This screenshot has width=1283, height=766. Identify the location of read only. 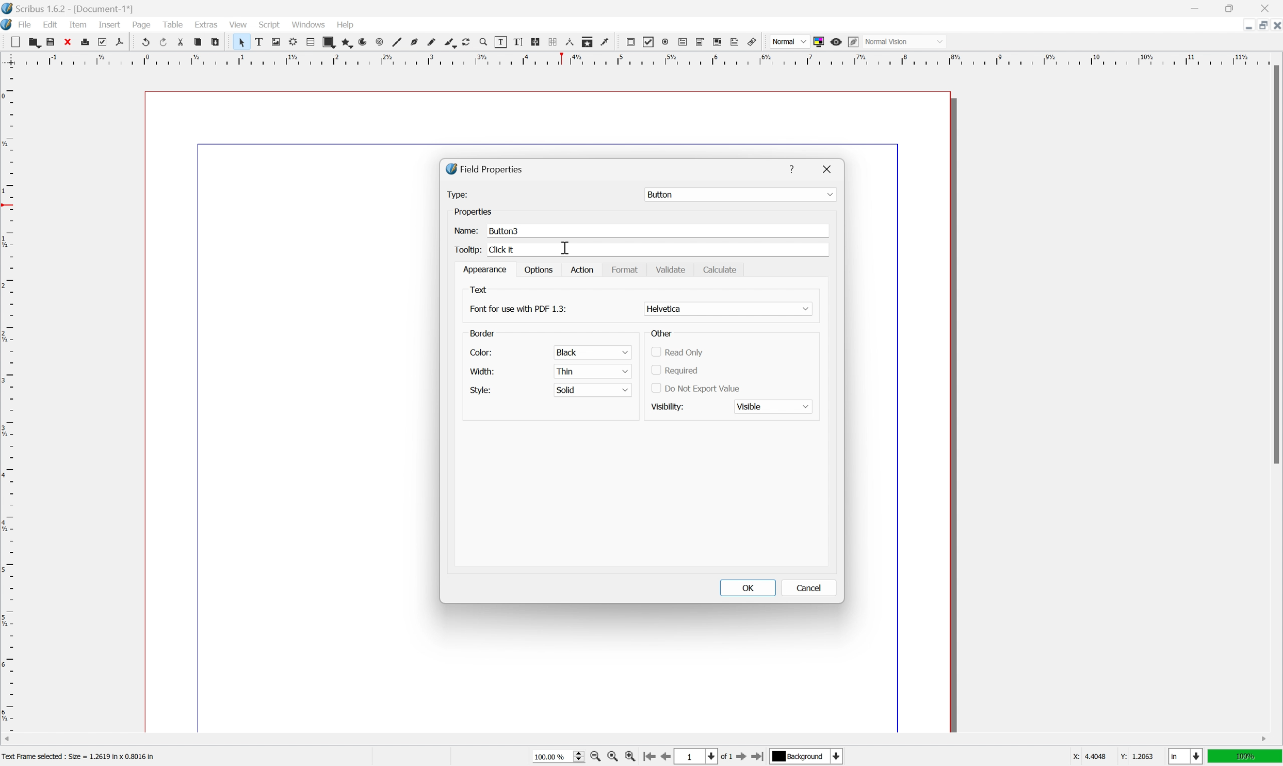
(678, 352).